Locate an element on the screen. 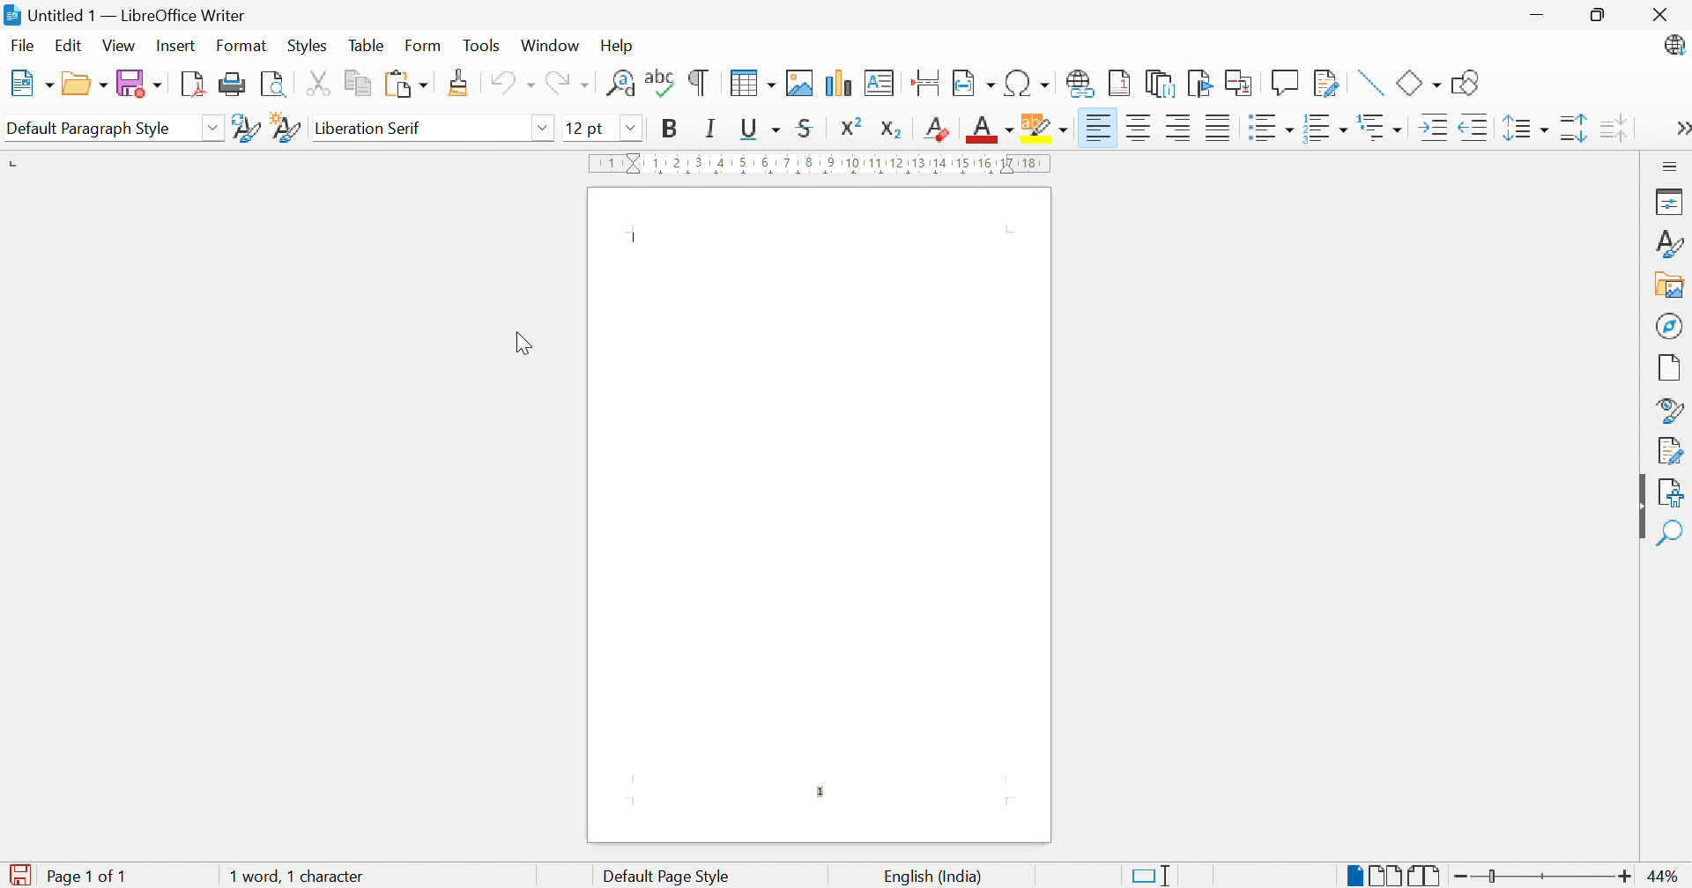 The image size is (1692, 888). Default page style is located at coordinates (669, 877).